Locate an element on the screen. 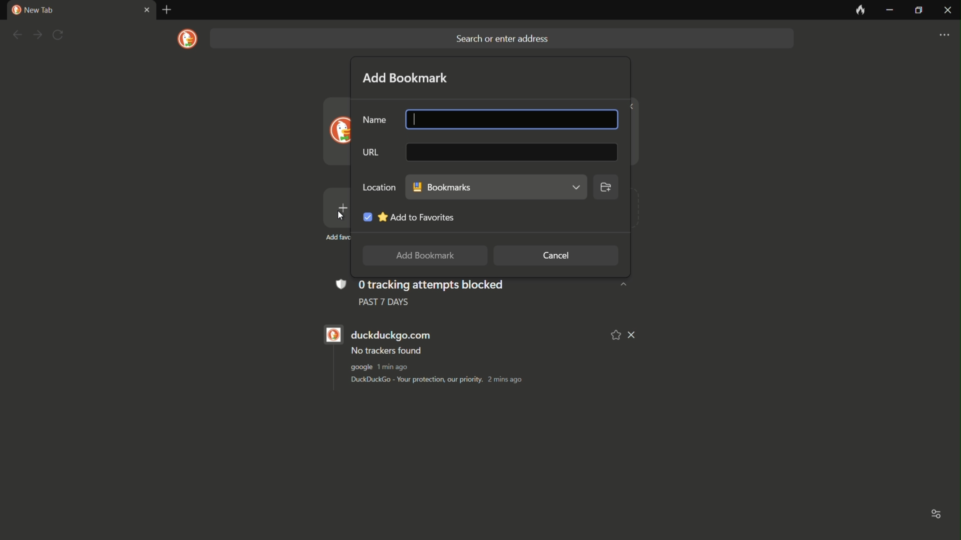  close app is located at coordinates (947, 10).